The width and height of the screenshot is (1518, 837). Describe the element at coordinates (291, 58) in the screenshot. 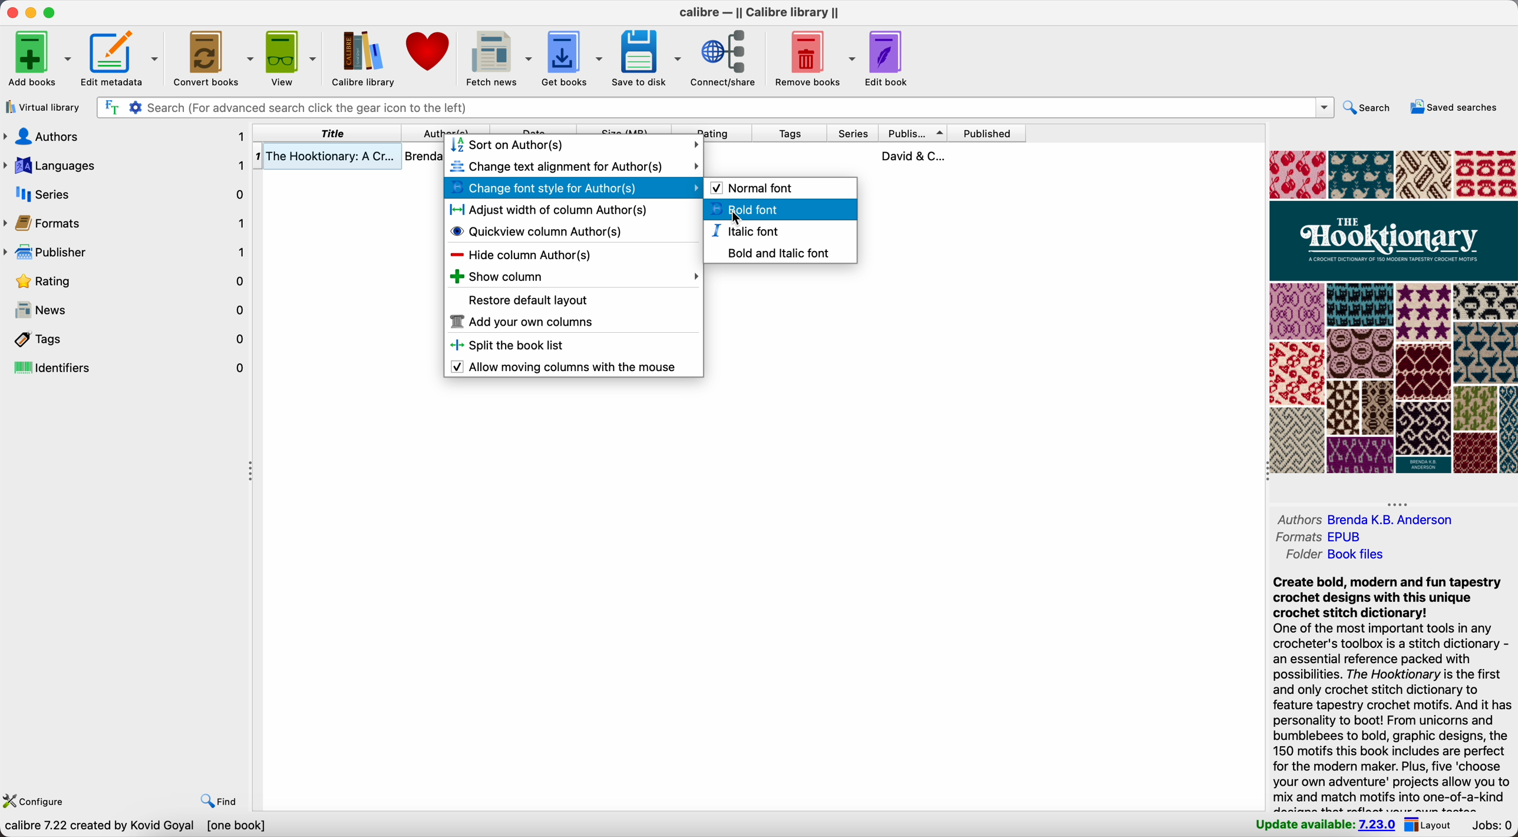

I see `view` at that location.